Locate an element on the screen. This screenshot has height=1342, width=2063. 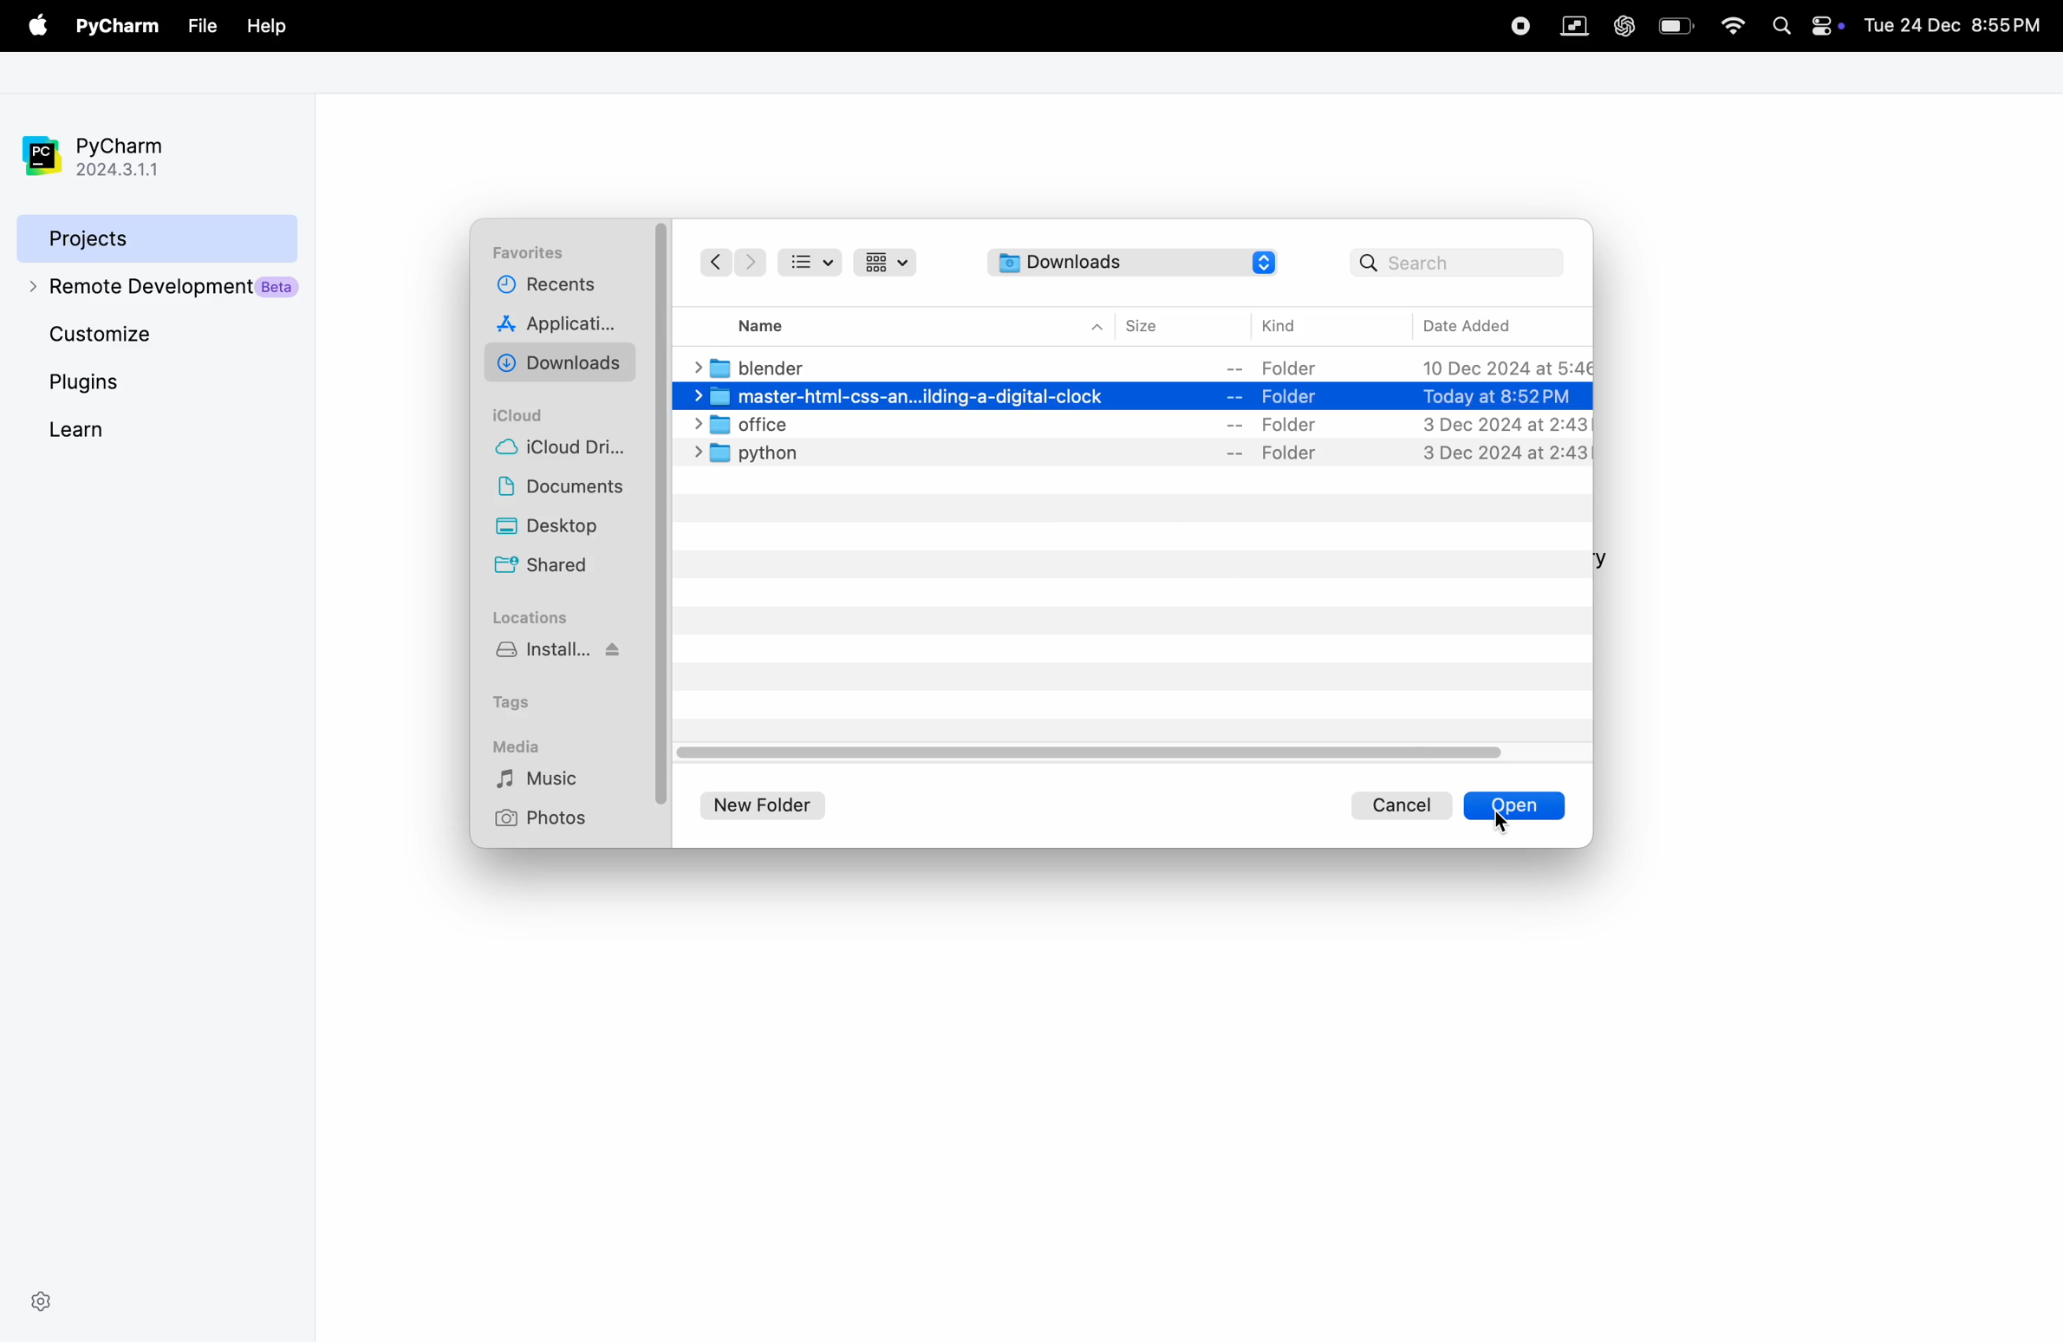
photos is located at coordinates (547, 818).